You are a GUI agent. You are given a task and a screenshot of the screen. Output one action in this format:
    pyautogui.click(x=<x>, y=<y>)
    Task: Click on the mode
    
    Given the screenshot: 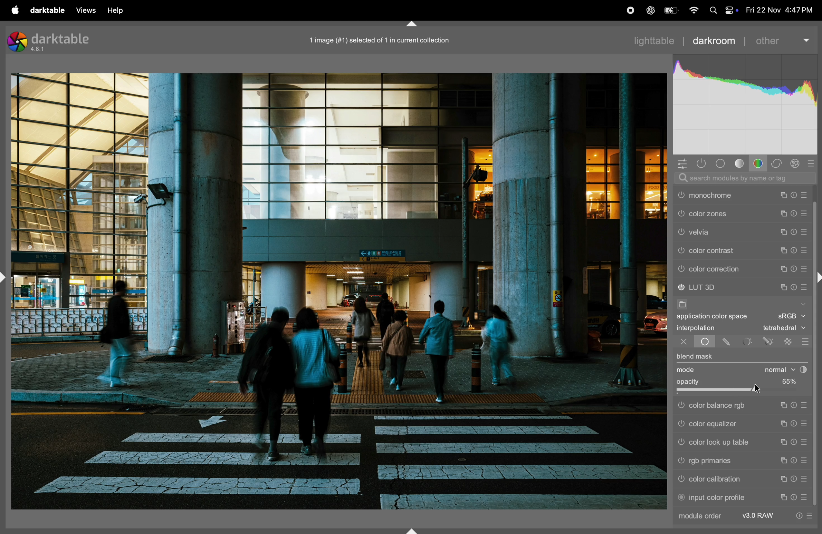 What is the action you would take?
    pyautogui.click(x=687, y=370)
    